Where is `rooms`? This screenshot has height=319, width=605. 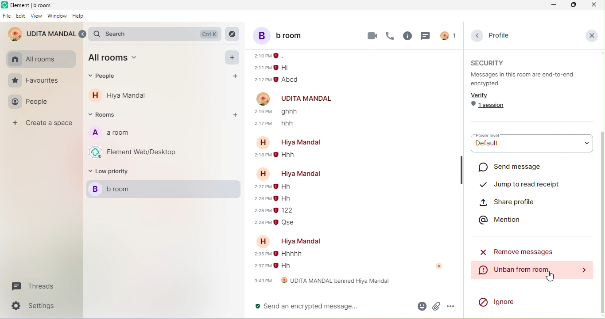
rooms is located at coordinates (105, 115).